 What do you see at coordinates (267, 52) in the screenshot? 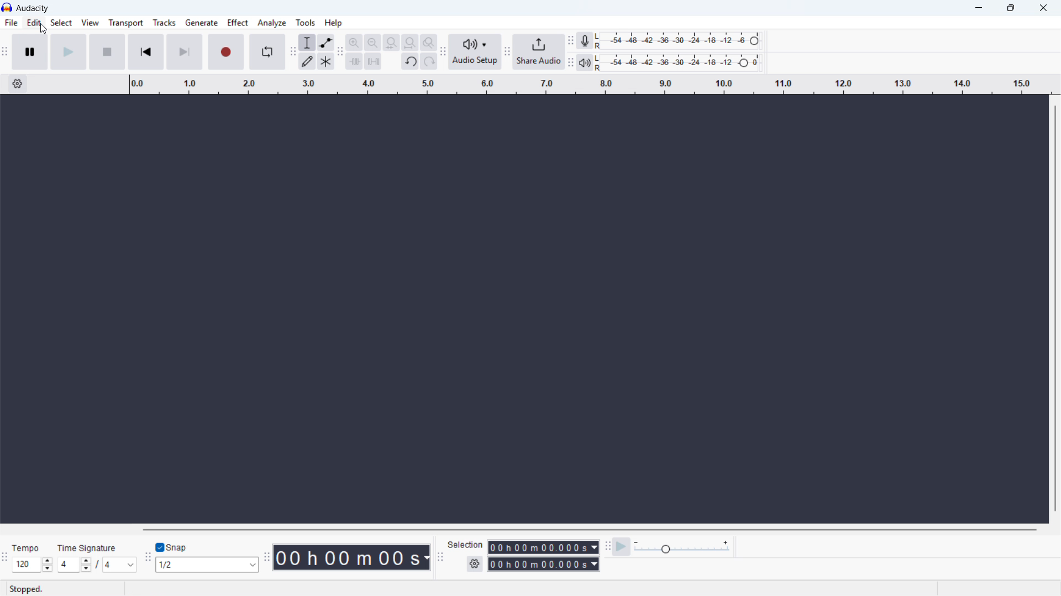
I see `enable loop` at bounding box center [267, 52].